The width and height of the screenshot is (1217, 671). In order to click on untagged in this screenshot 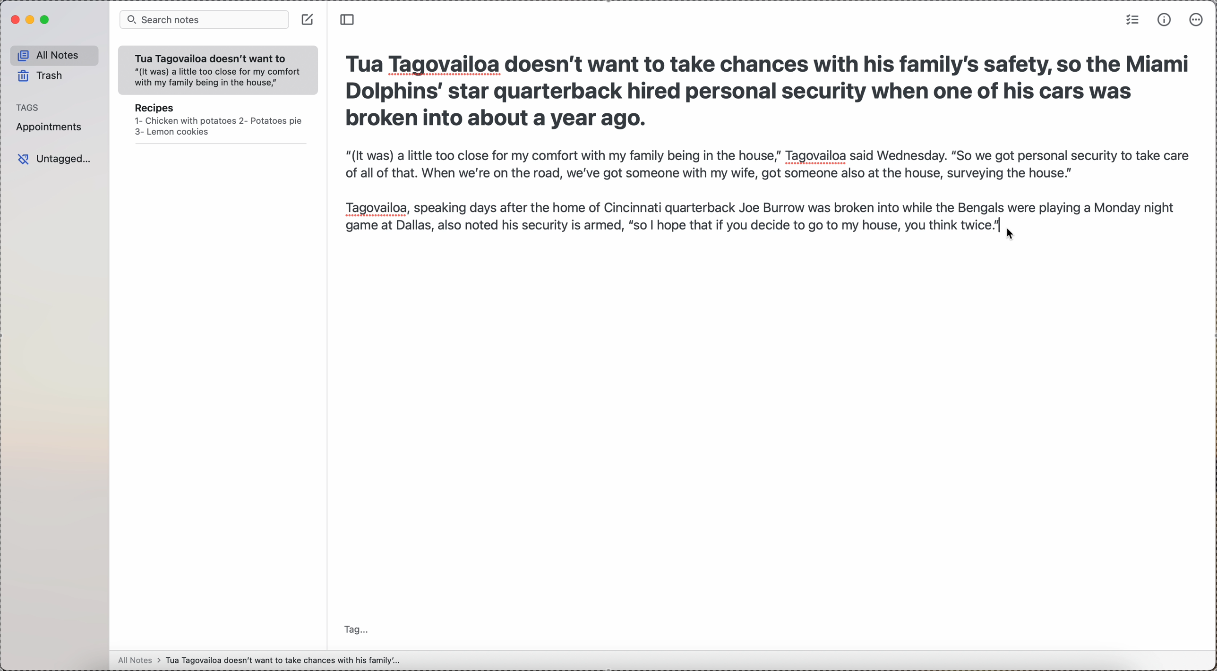, I will do `click(55, 157)`.